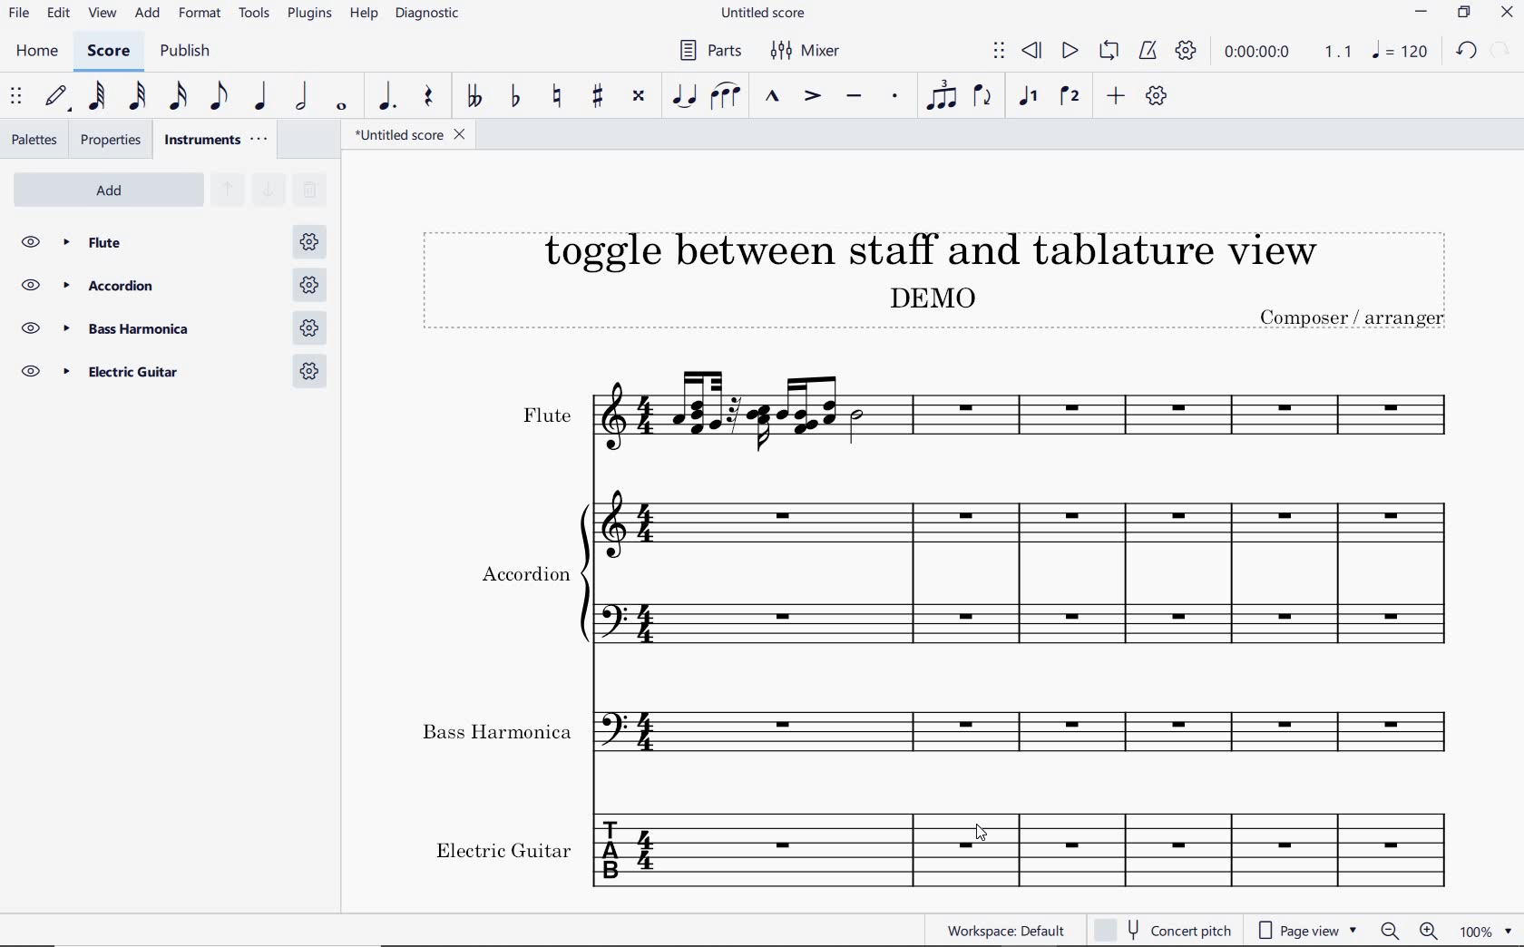 The height and width of the screenshot is (947, 1524). I want to click on REMOVE SELECTED INSTRUMENTS, so click(309, 190).